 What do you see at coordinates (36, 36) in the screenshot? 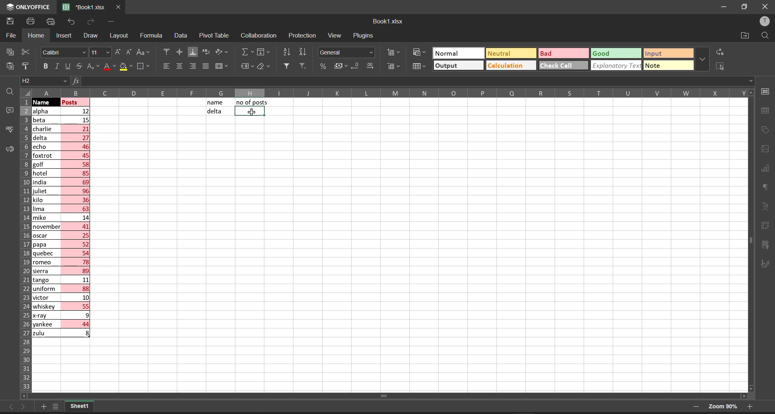
I see `homw` at bounding box center [36, 36].